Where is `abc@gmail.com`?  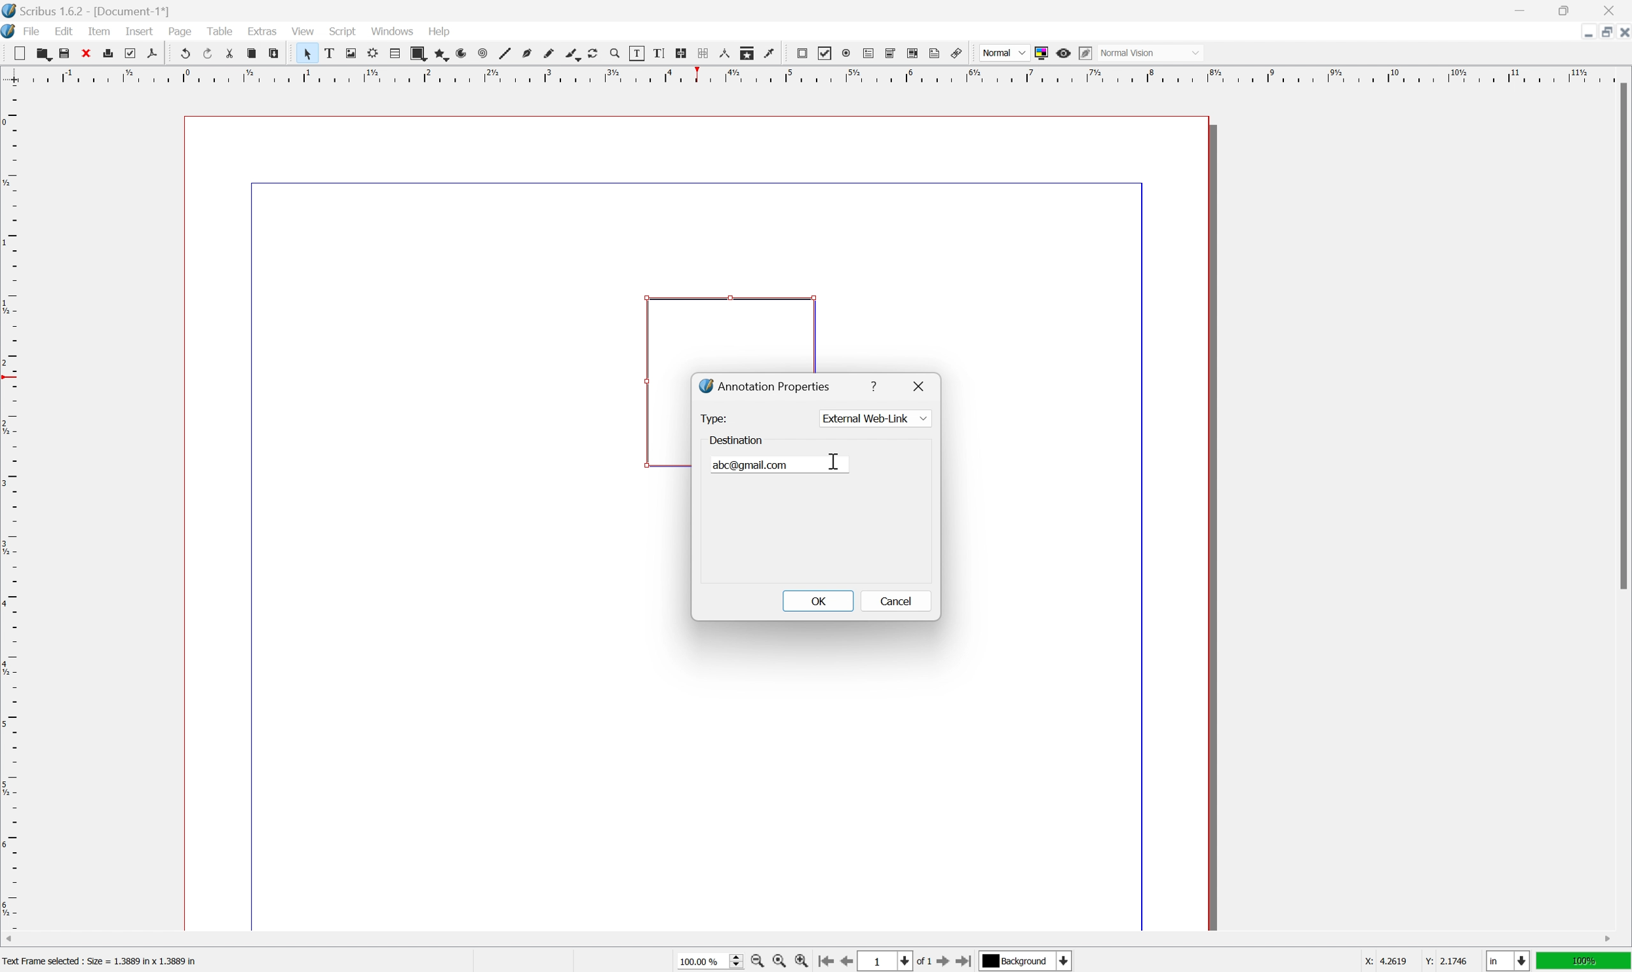 abc@gmail.com is located at coordinates (753, 465).